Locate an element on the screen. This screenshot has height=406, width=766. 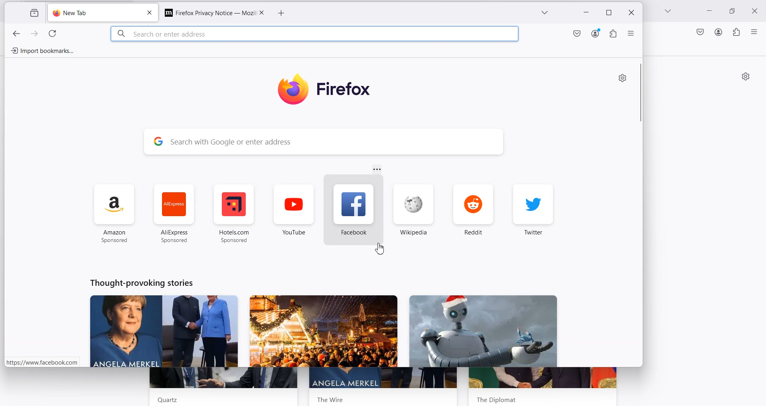
The Wire is located at coordinates (331, 398).